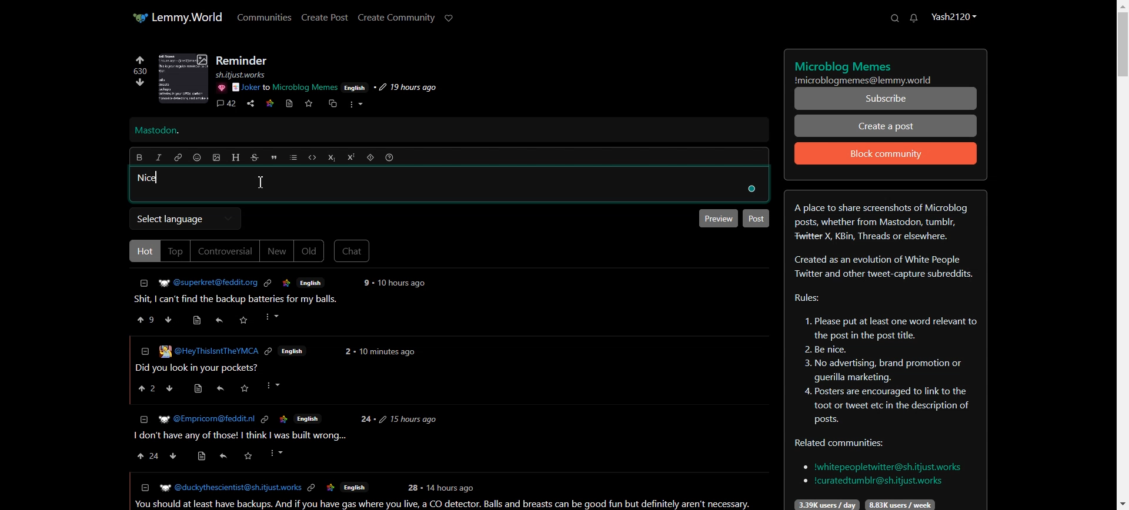  I want to click on More, so click(356, 105).